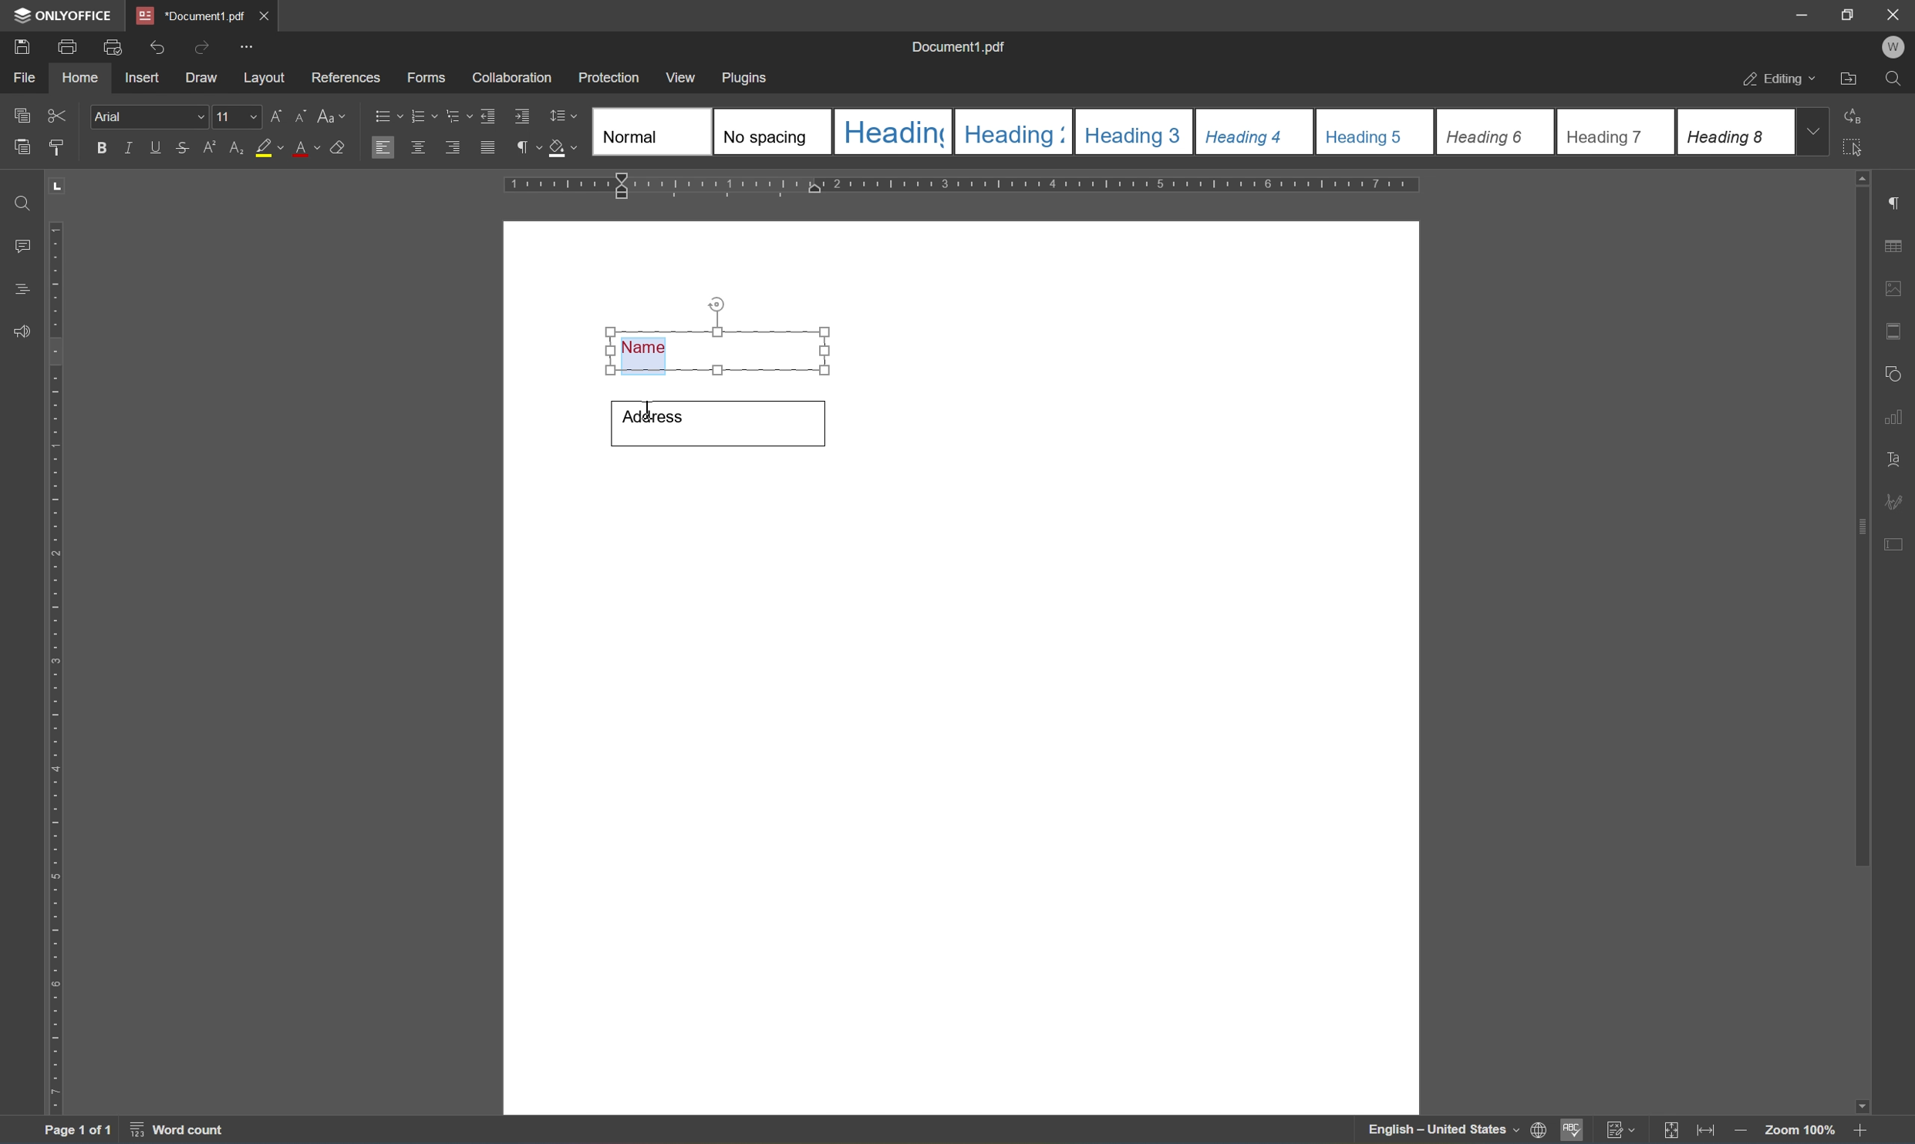 The image size is (1915, 1144). Describe the element at coordinates (22, 45) in the screenshot. I see `save` at that location.